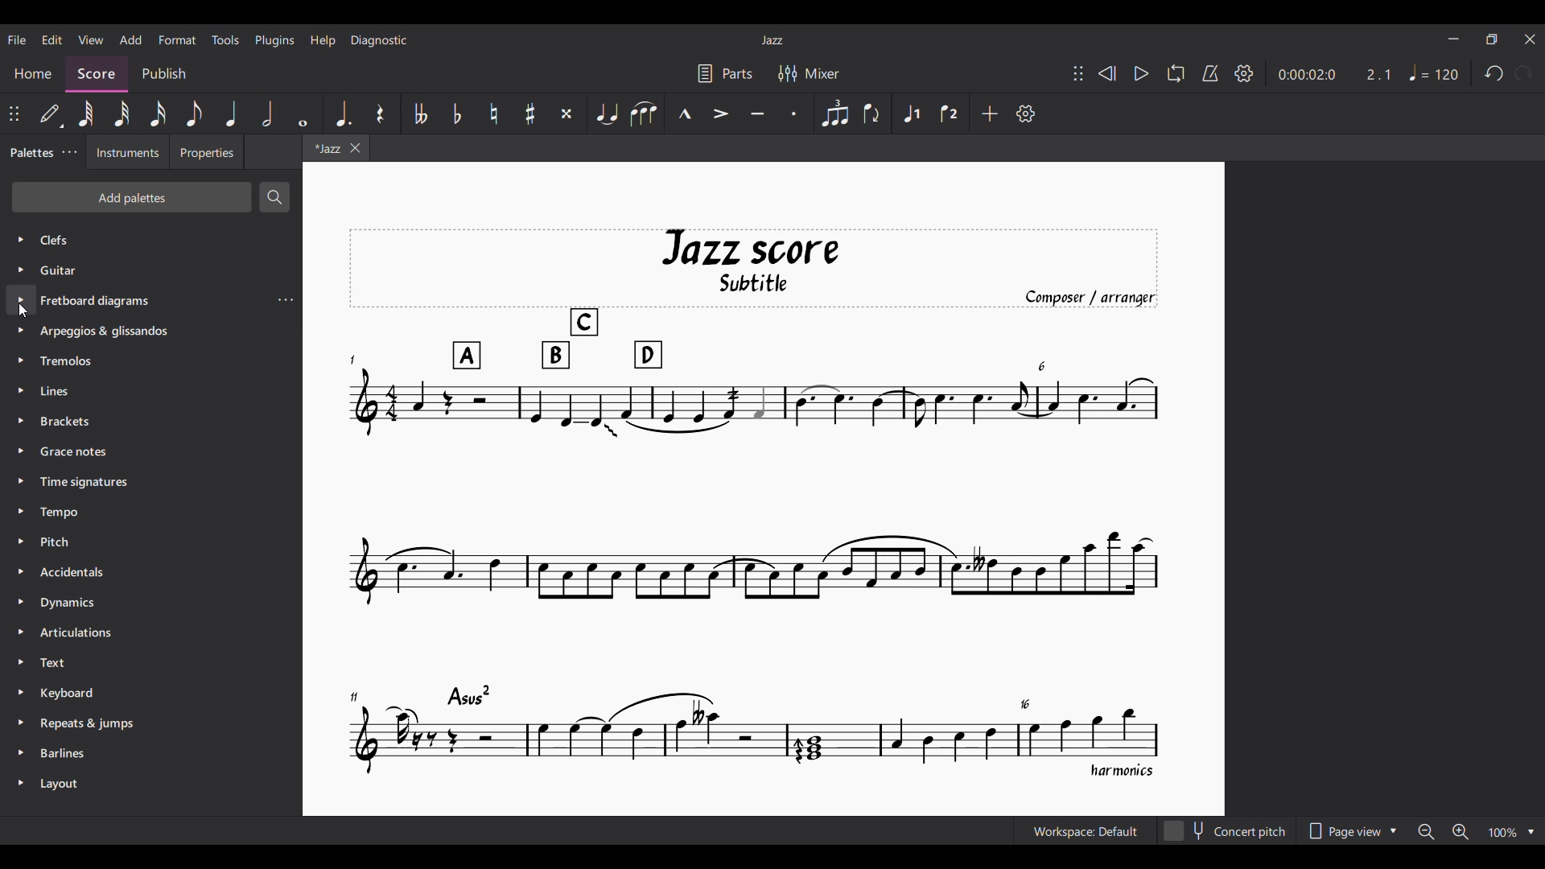 This screenshot has width=1545, height=869. Describe the element at coordinates (1525, 73) in the screenshot. I see `Redo` at that location.